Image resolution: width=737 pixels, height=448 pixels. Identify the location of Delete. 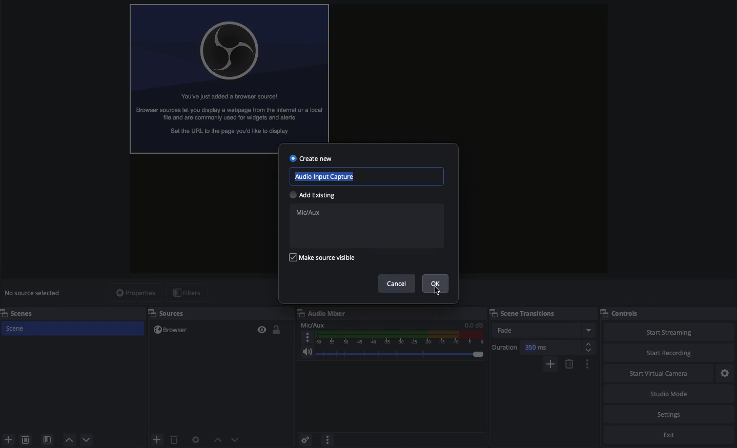
(174, 439).